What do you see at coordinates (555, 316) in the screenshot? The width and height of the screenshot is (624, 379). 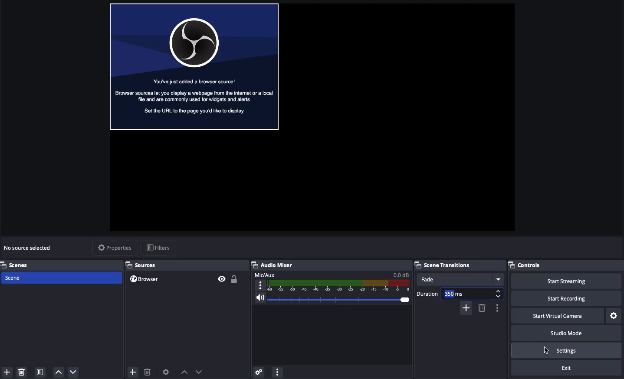 I see `Start virtual camera` at bounding box center [555, 316].